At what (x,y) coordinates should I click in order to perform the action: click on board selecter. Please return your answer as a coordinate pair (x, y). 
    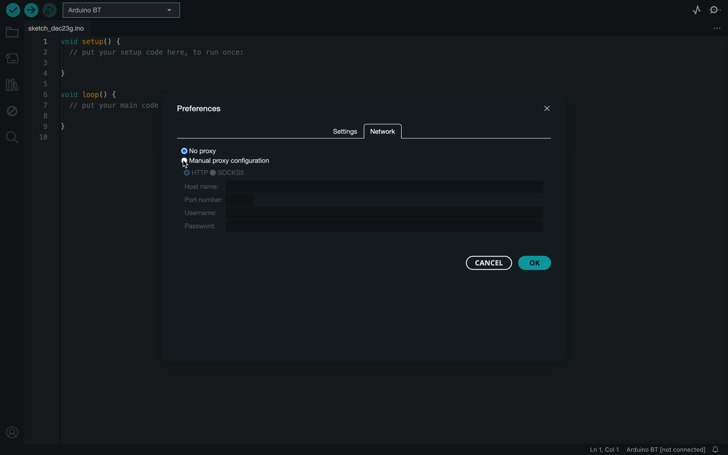
    Looking at the image, I should click on (122, 11).